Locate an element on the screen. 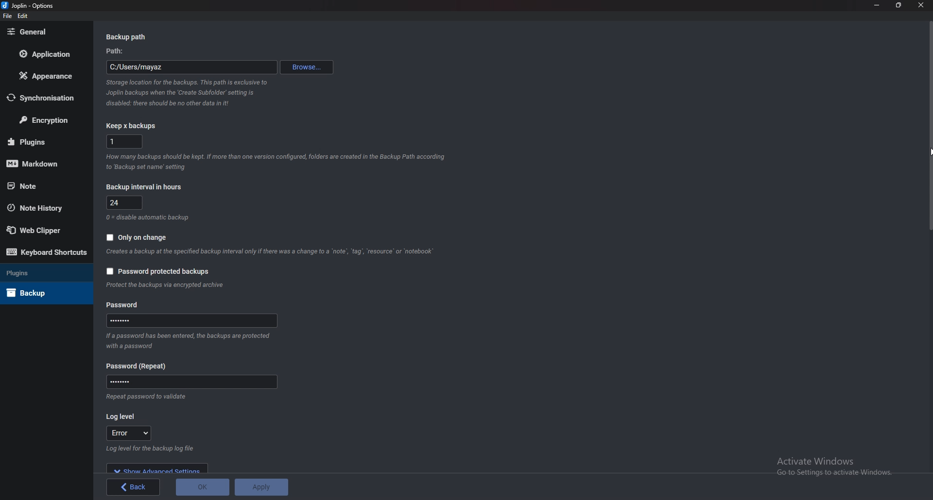 The image size is (933, 500). path is located at coordinates (120, 52).